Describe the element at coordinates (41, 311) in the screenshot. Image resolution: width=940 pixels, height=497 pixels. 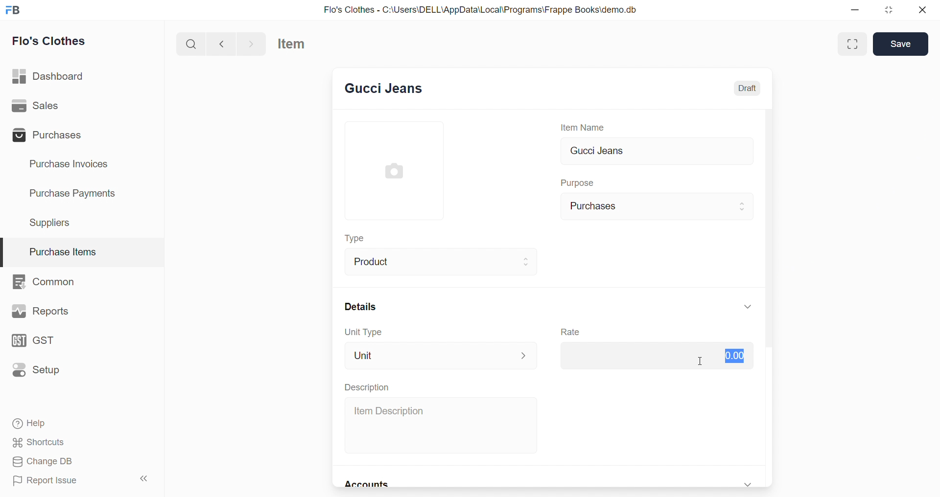
I see `Reports` at that location.